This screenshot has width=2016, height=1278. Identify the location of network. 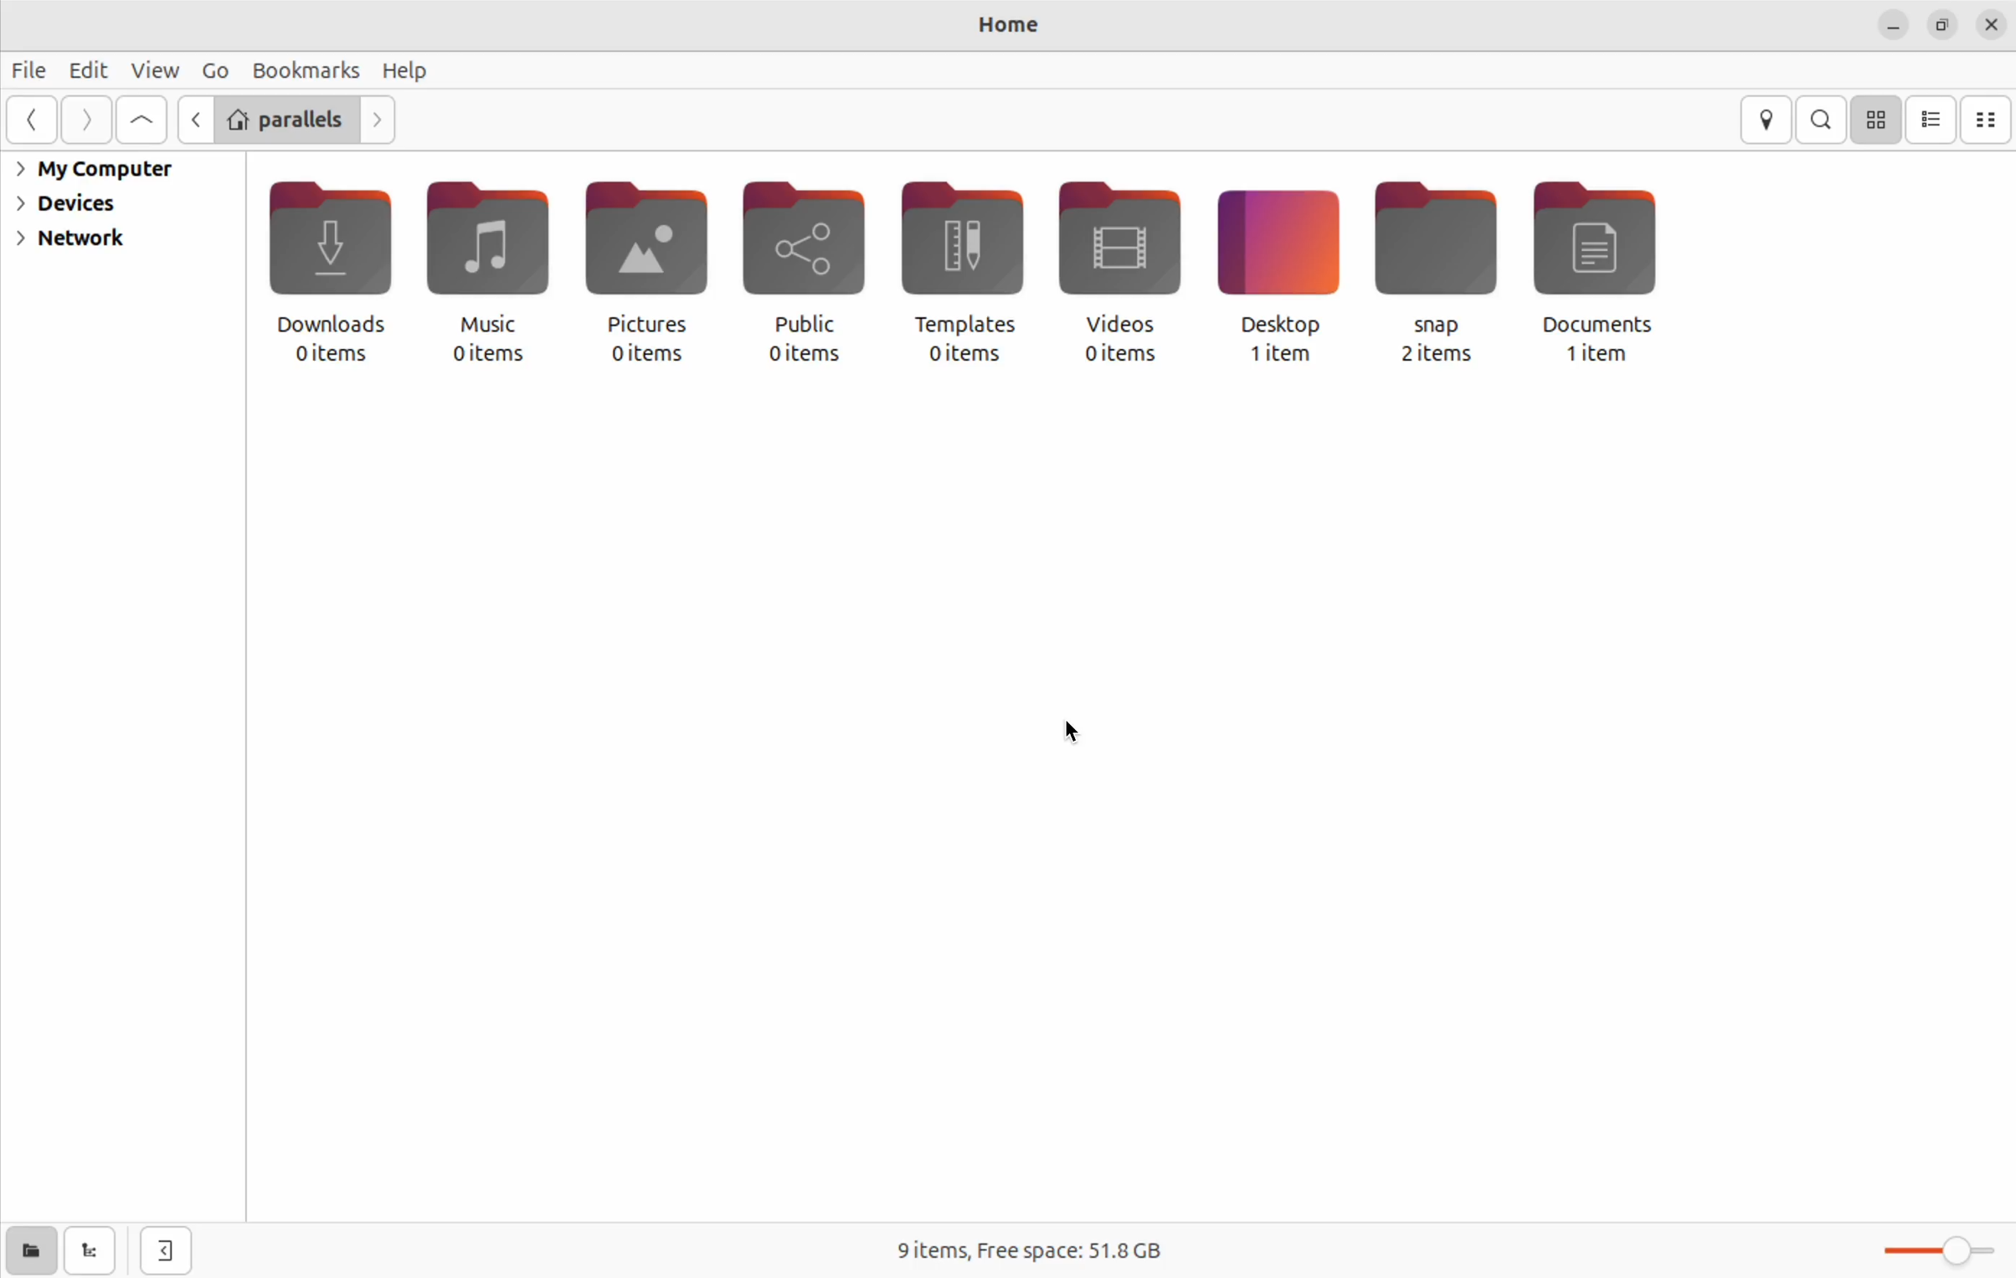
(72, 240).